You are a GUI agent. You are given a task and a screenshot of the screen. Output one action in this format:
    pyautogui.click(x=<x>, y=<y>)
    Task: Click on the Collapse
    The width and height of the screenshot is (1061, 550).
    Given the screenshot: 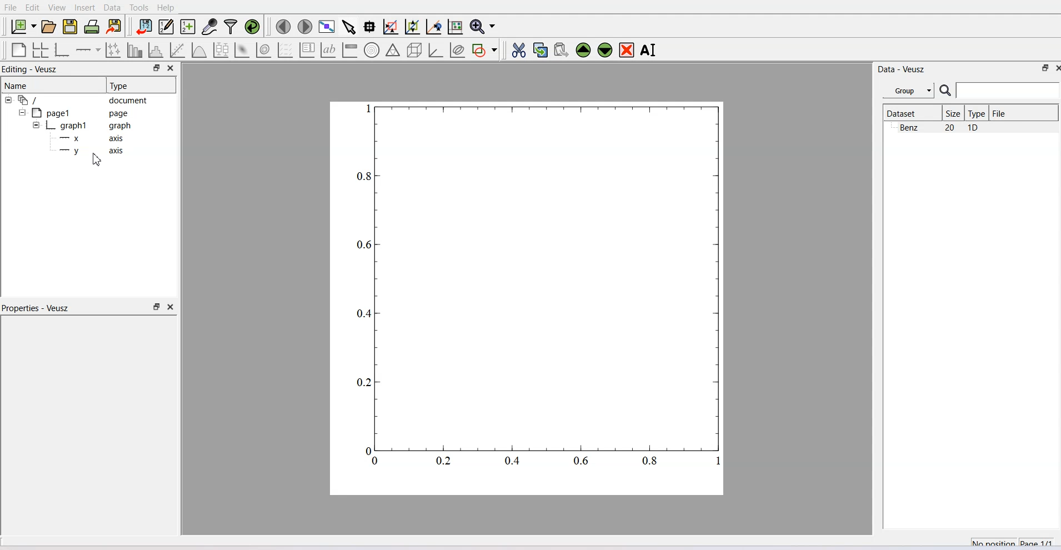 What is the action you would take?
    pyautogui.click(x=34, y=125)
    